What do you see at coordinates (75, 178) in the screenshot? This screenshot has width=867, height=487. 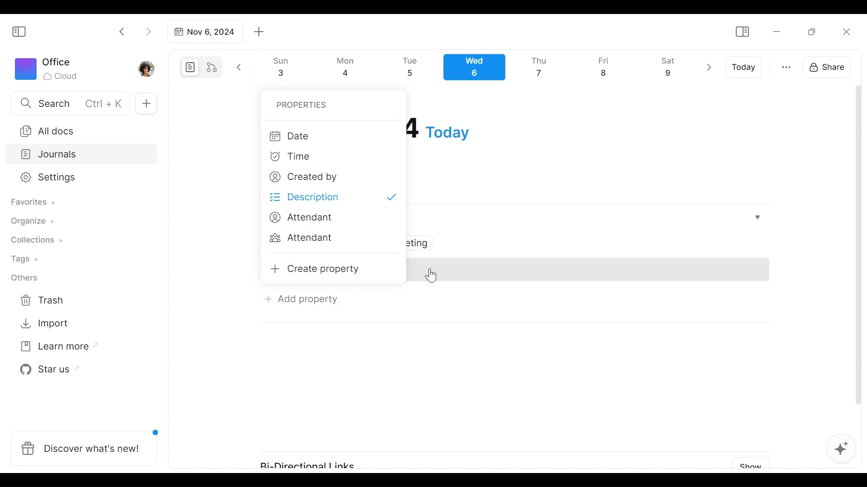 I see `Settings` at bounding box center [75, 178].